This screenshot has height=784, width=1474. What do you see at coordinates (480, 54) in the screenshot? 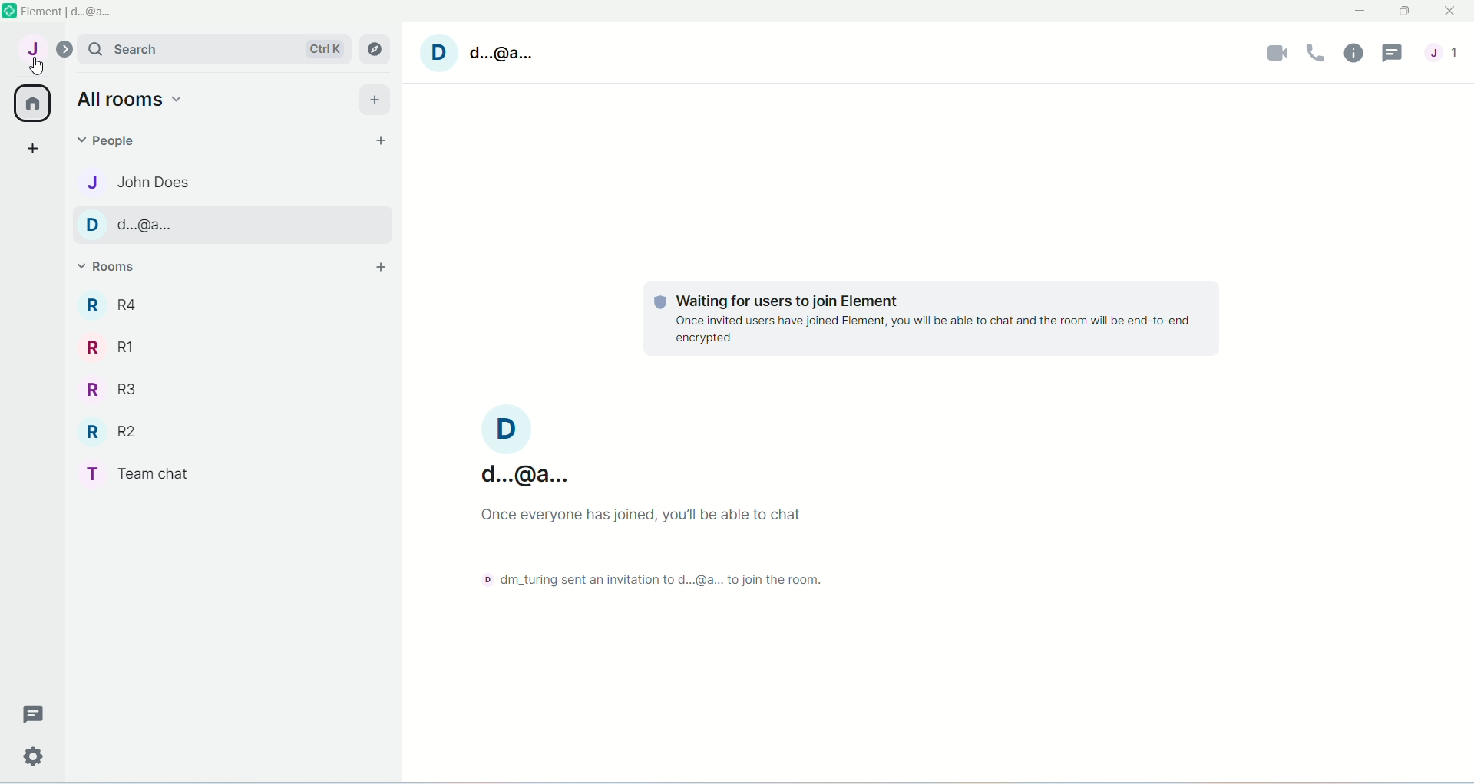
I see `Username- d..@a` at bounding box center [480, 54].